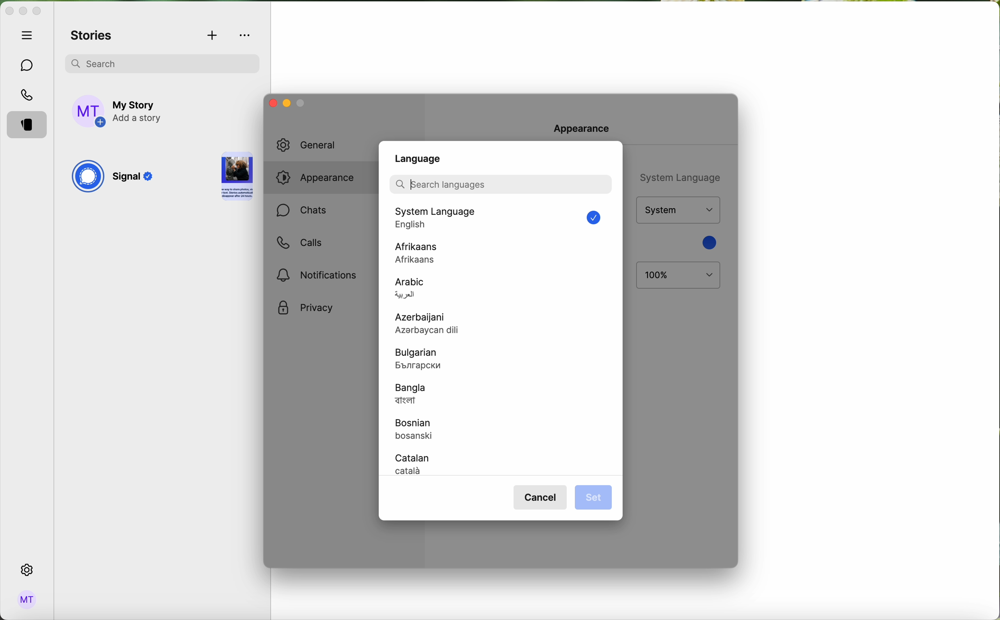 The height and width of the screenshot is (620, 1000). What do you see at coordinates (678, 177) in the screenshot?
I see `system language` at bounding box center [678, 177].